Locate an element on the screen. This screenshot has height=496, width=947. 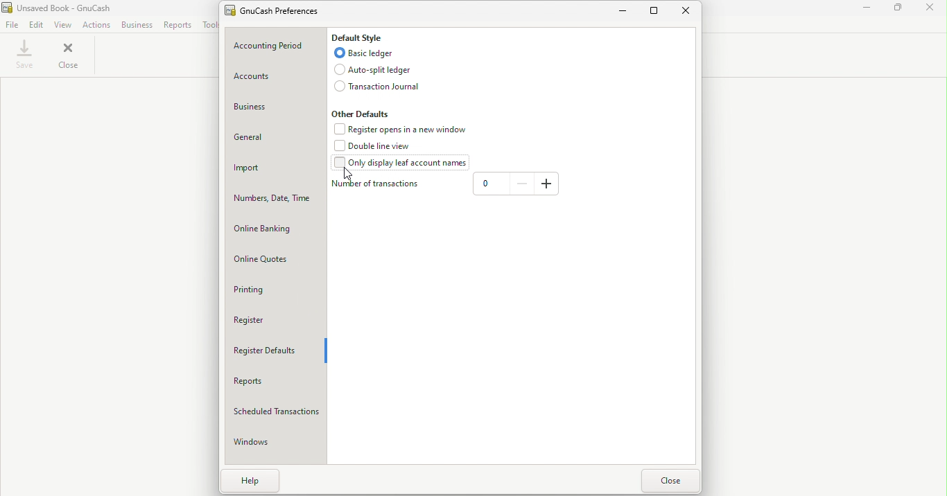
Double line view is located at coordinates (377, 146).